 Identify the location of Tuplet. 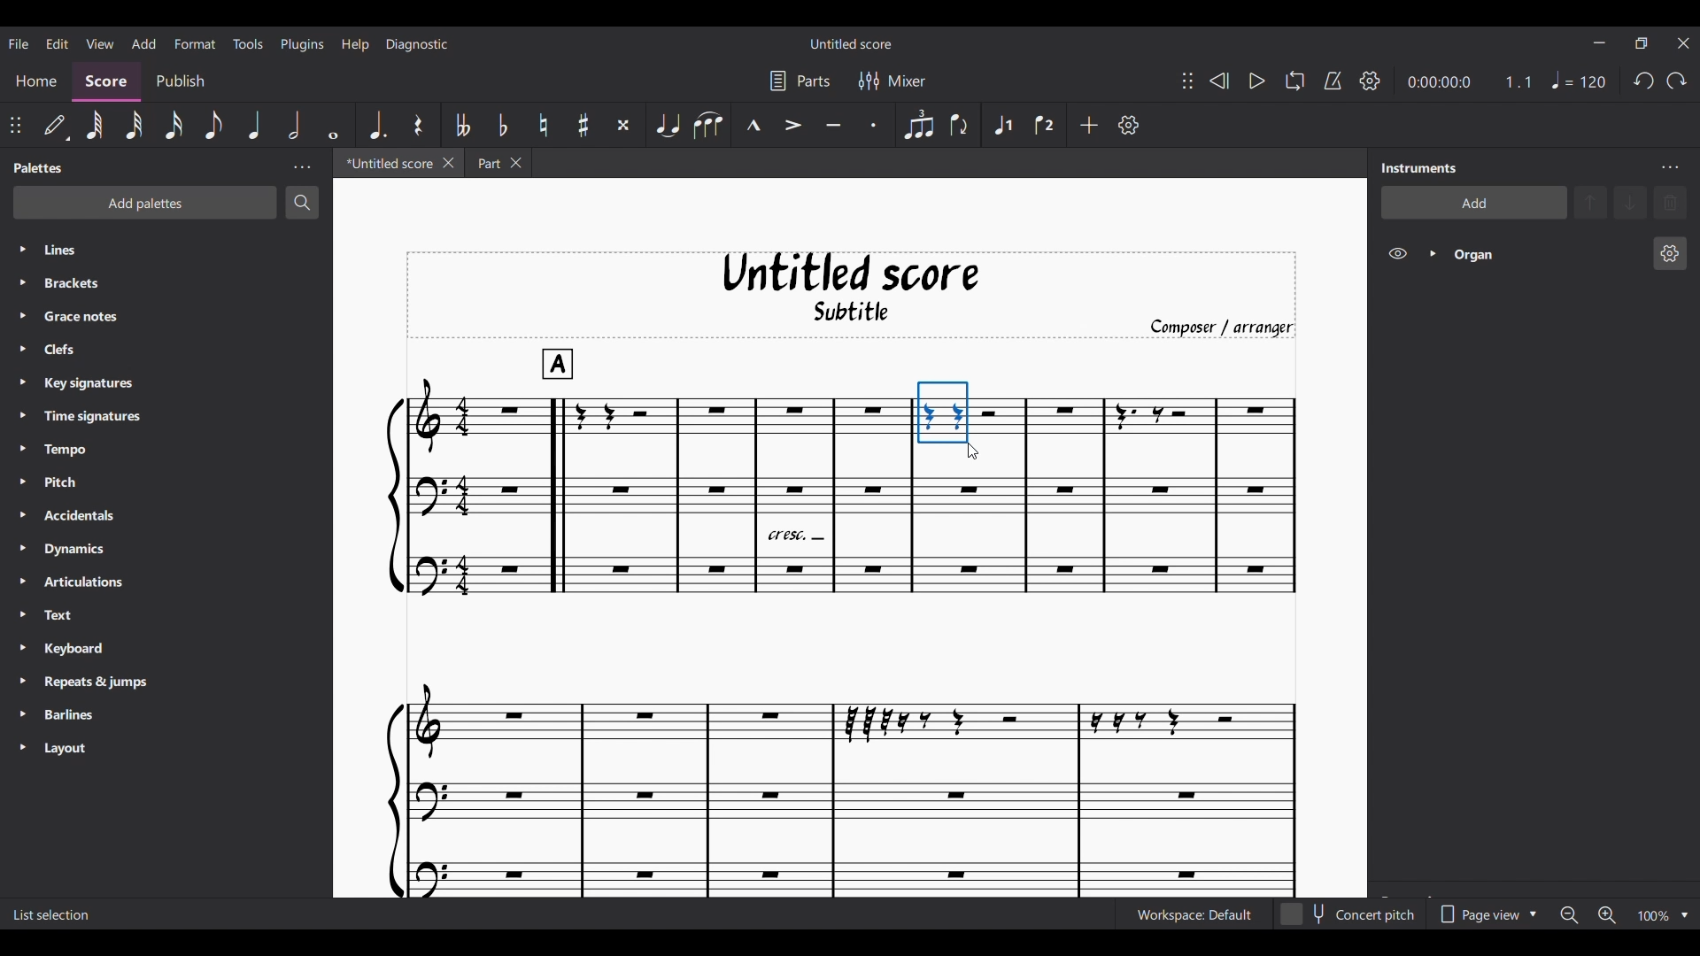
(919, 126).